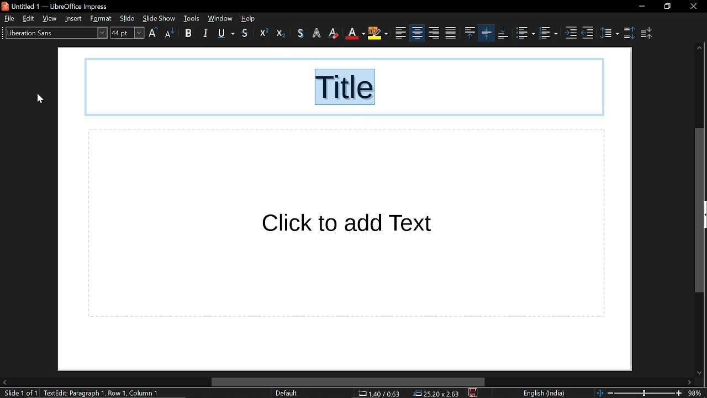 The width and height of the screenshot is (707, 398). Describe the element at coordinates (629, 32) in the screenshot. I see `increase paragraph spacing` at that location.